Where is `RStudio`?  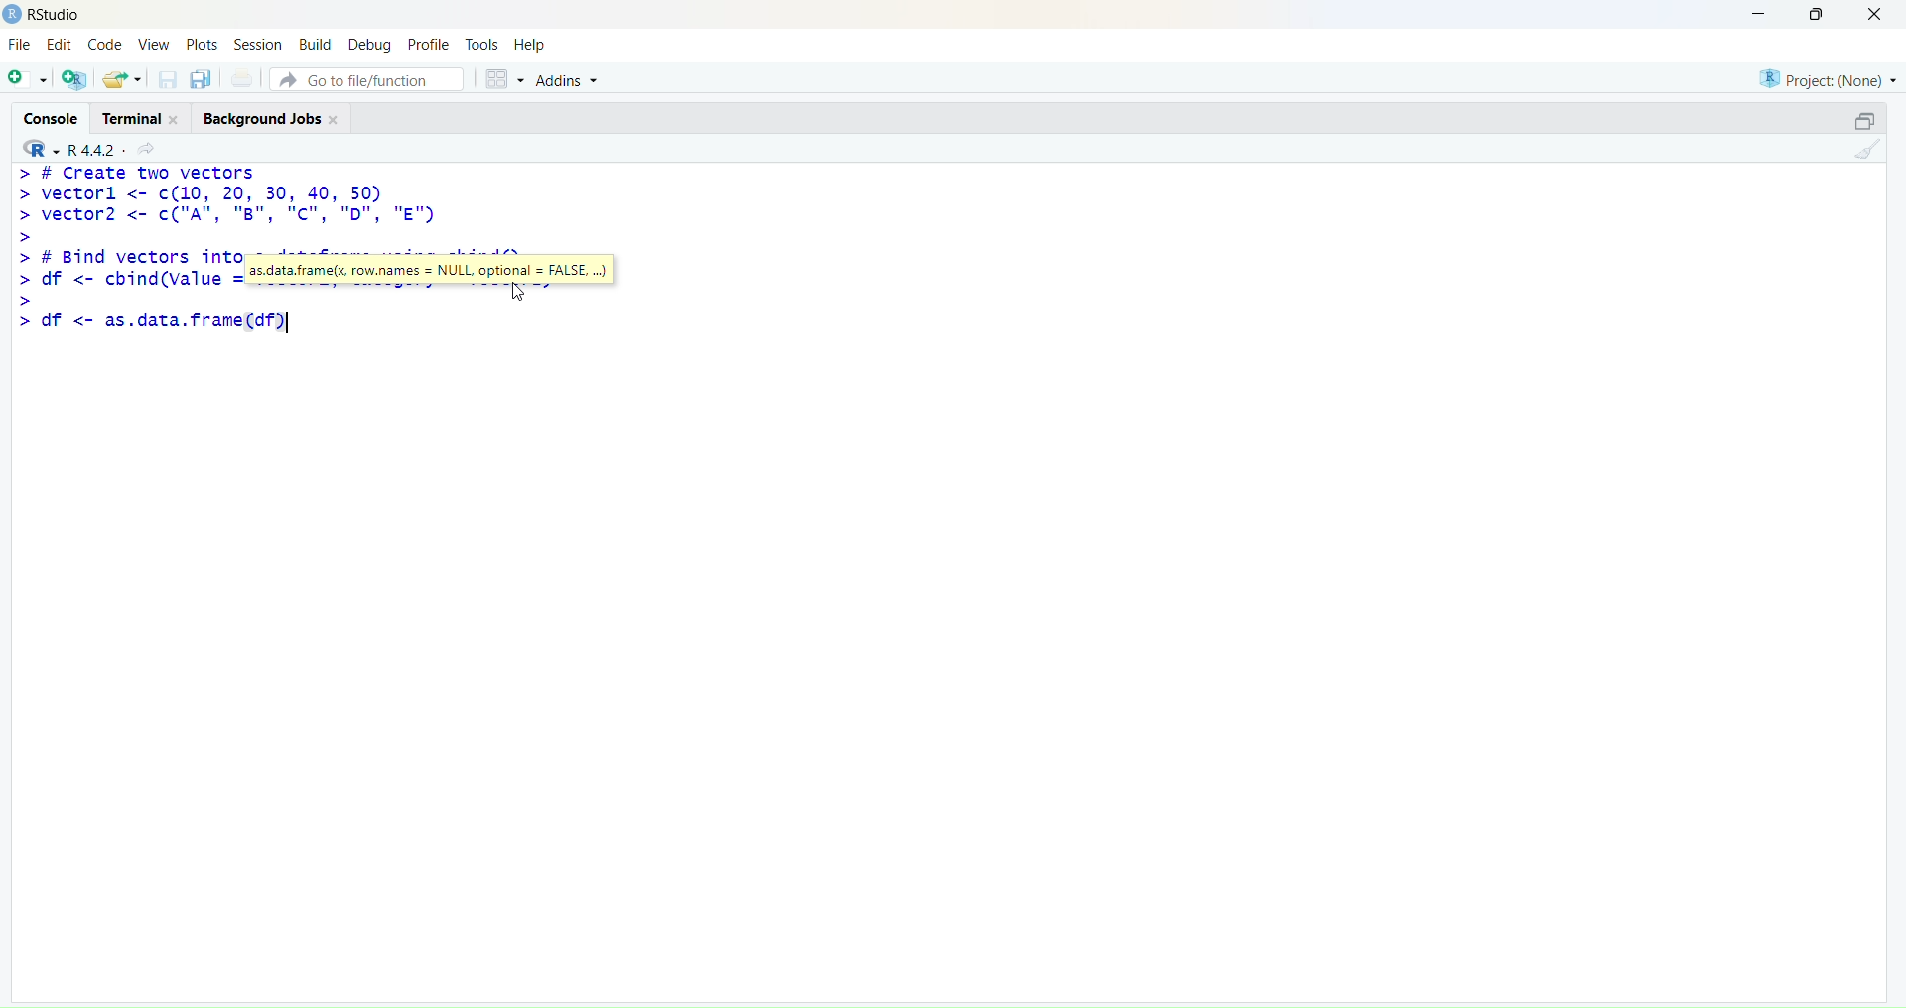
RStudio is located at coordinates (55, 15).